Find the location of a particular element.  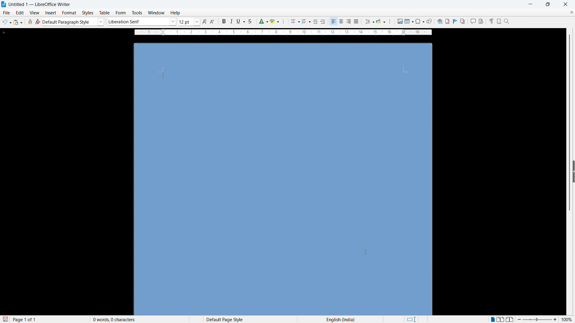

Close  is located at coordinates (565, 4).